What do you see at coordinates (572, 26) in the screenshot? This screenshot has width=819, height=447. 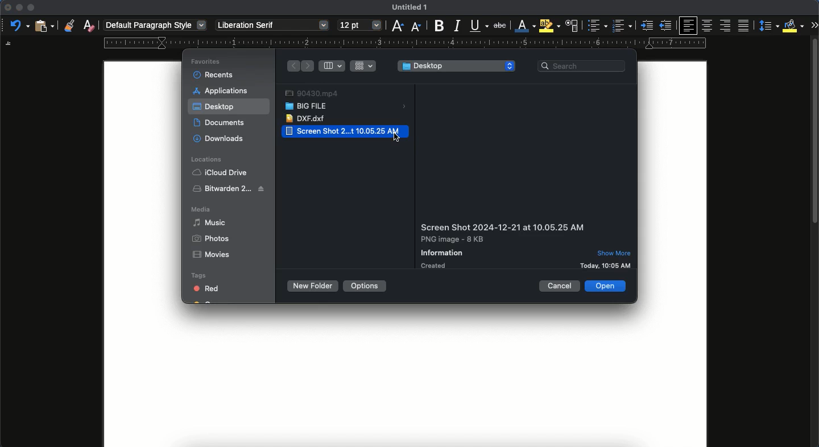 I see `character` at bounding box center [572, 26].